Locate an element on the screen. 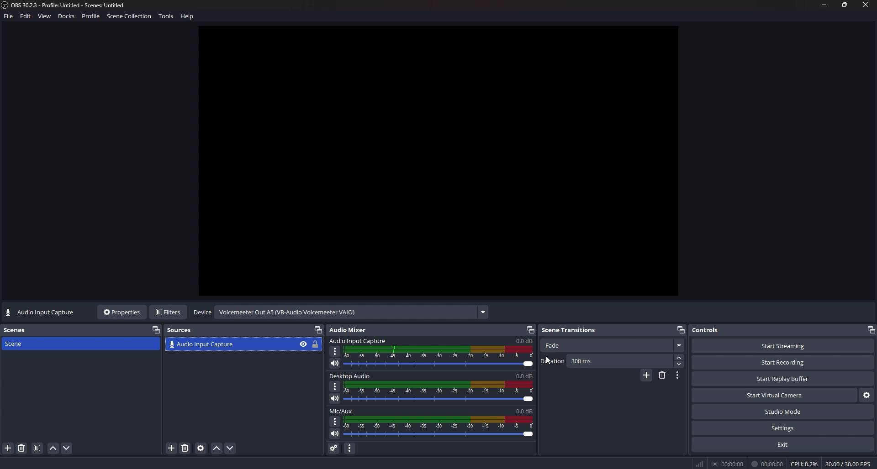 The image size is (877, 469). source properties is located at coordinates (201, 448).